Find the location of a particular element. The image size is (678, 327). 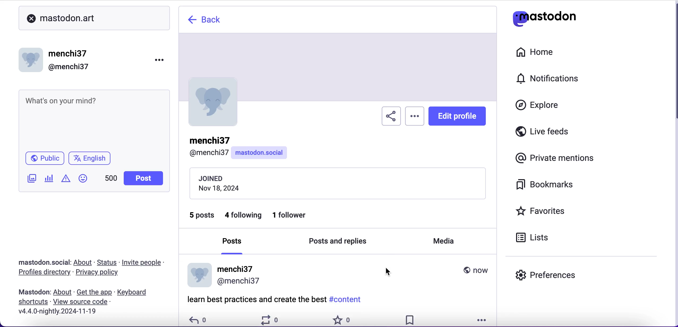

 is located at coordinates (81, 302).